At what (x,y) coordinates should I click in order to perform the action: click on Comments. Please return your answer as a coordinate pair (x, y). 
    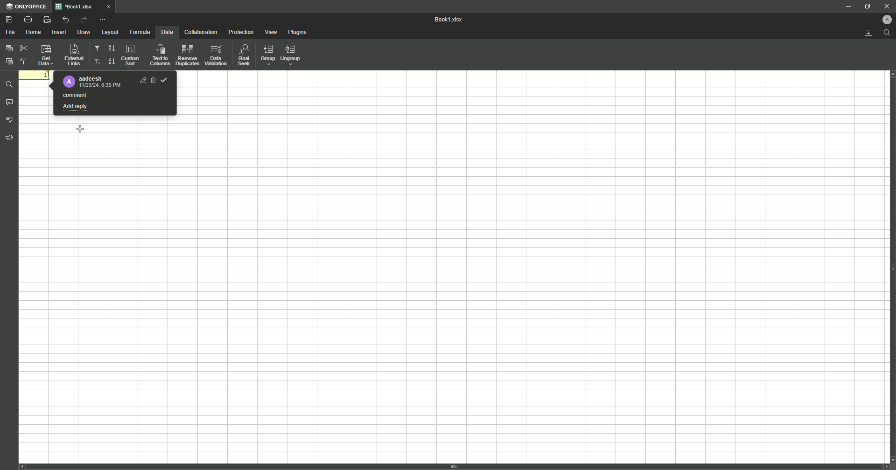
    Looking at the image, I should click on (10, 104).